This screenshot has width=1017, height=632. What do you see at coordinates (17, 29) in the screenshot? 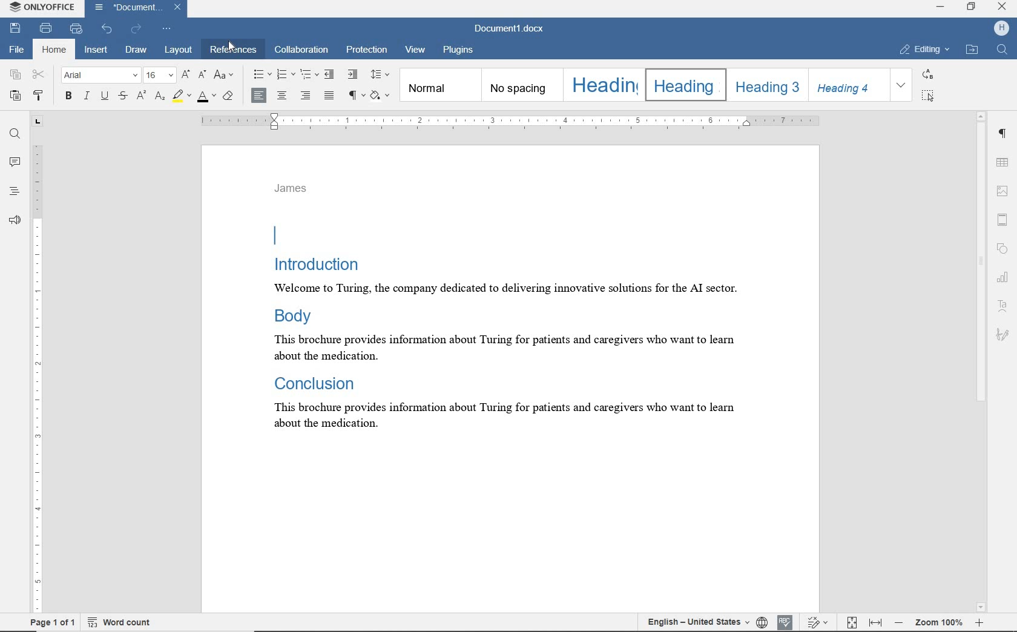
I see `save` at bounding box center [17, 29].